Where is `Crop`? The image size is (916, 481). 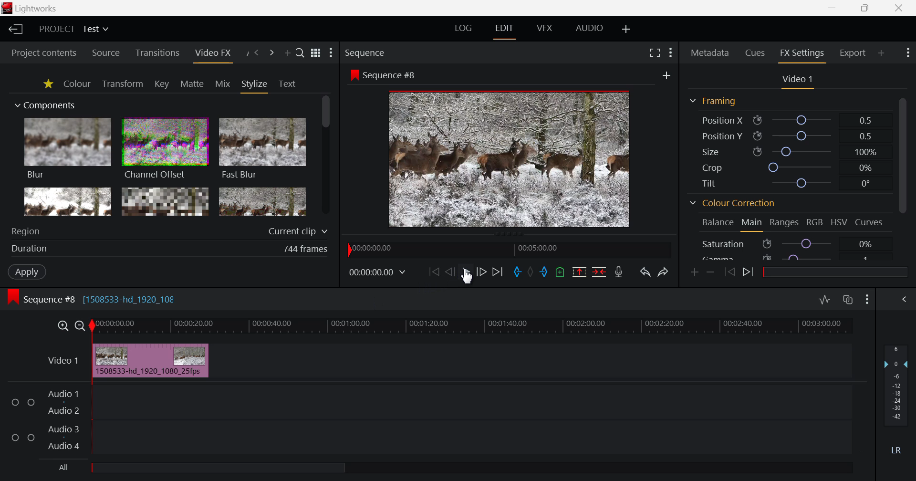 Crop is located at coordinates (787, 167).